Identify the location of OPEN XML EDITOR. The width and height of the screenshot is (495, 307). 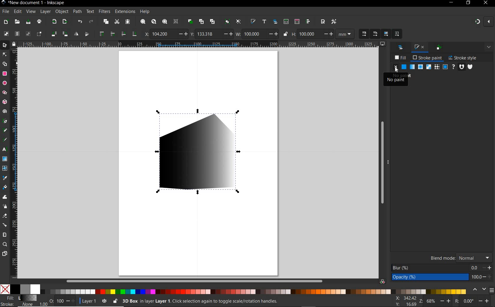
(287, 21).